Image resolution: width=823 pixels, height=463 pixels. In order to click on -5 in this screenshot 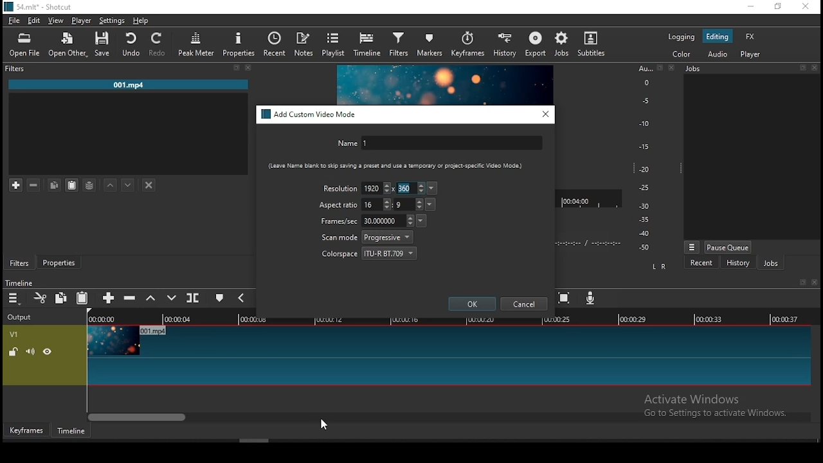, I will do `click(644, 100)`.